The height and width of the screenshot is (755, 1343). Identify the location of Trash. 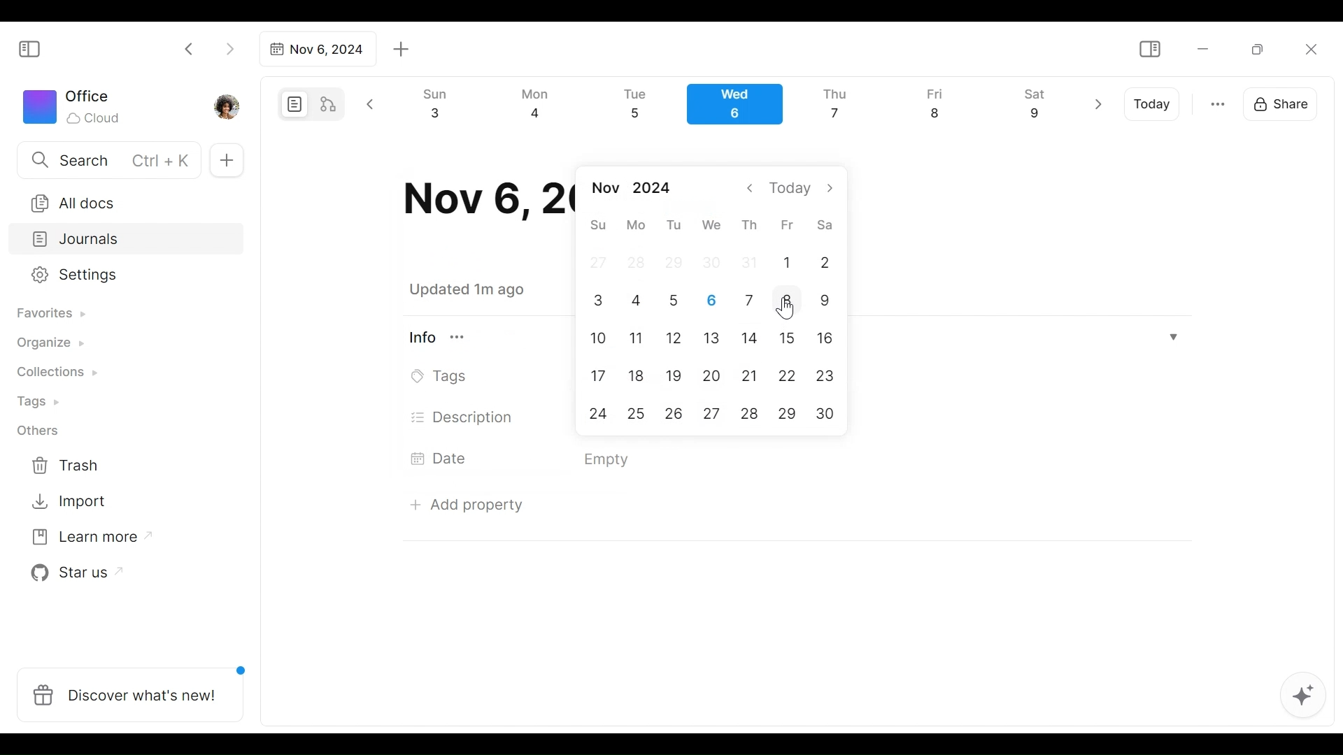
(66, 466).